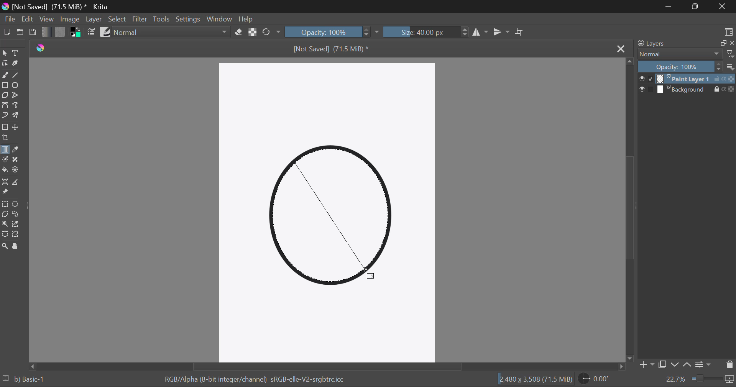 Image resolution: width=736 pixels, height=387 pixels. What do you see at coordinates (7, 7) in the screenshot?
I see `logo` at bounding box center [7, 7].